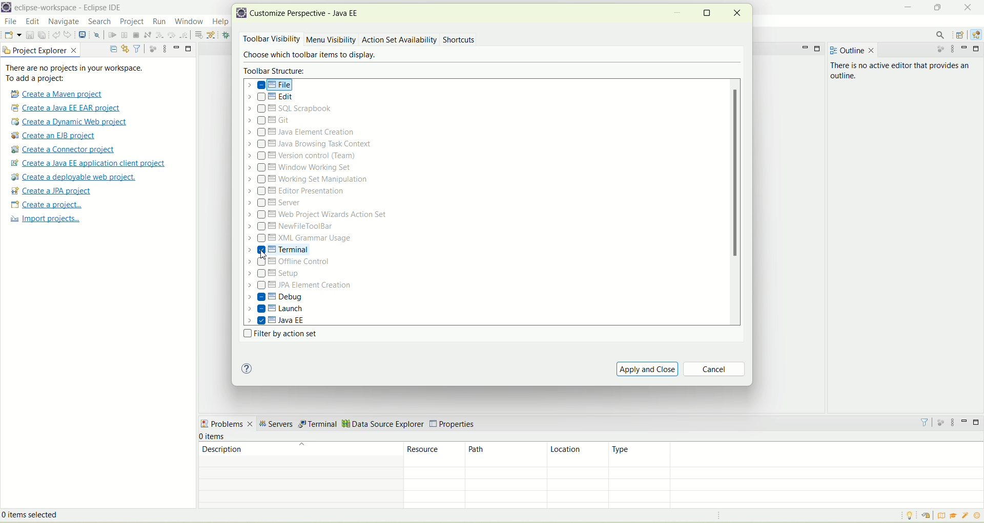  Describe the element at coordinates (436, 454) in the screenshot. I see `resource` at that location.